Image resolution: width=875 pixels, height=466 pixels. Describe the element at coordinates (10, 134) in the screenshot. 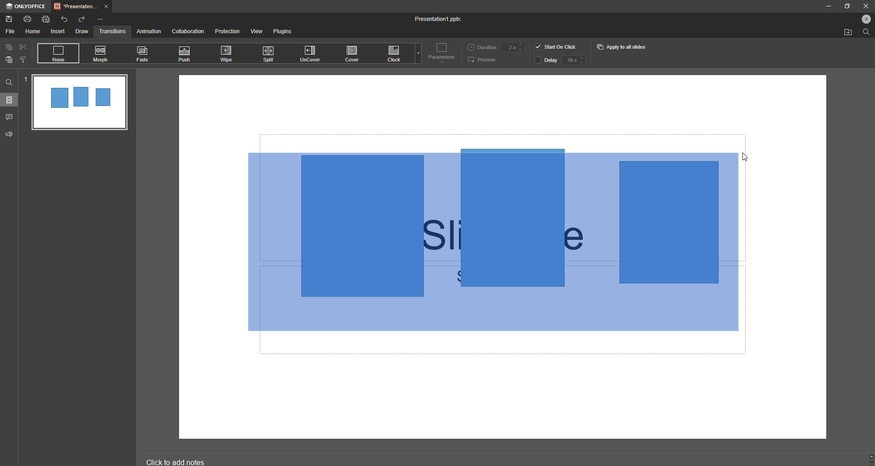

I see `Feedback` at that location.